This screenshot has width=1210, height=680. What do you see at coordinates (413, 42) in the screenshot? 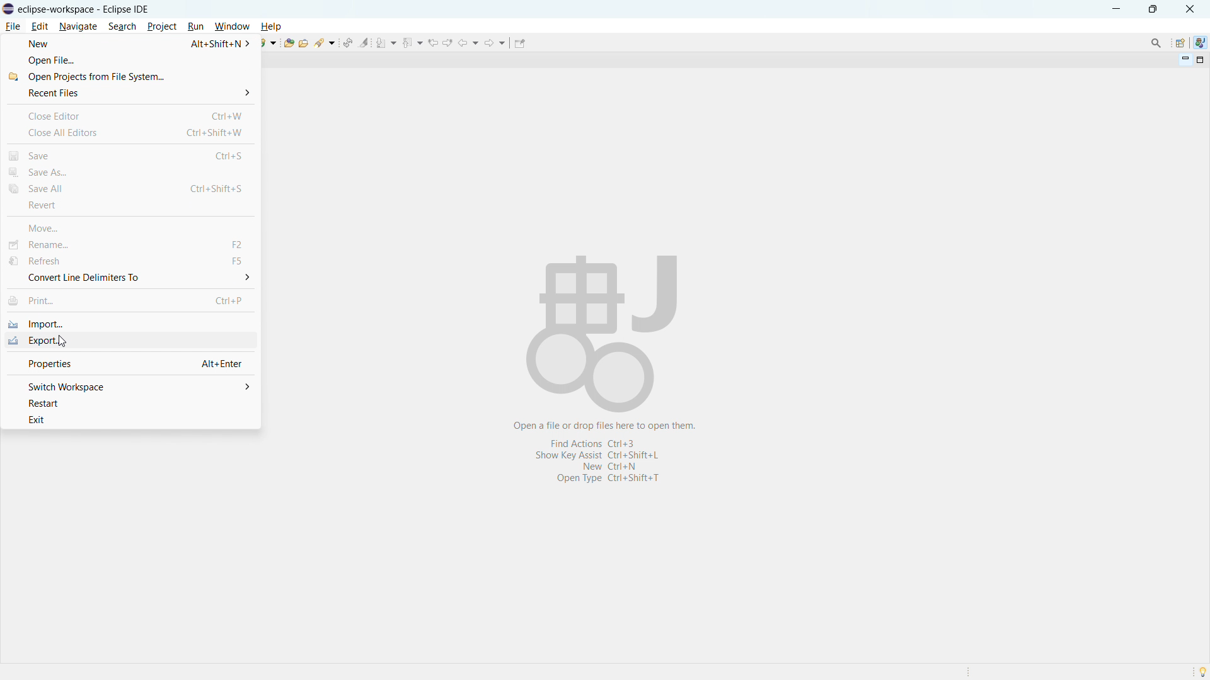
I see `previous annotation` at bounding box center [413, 42].